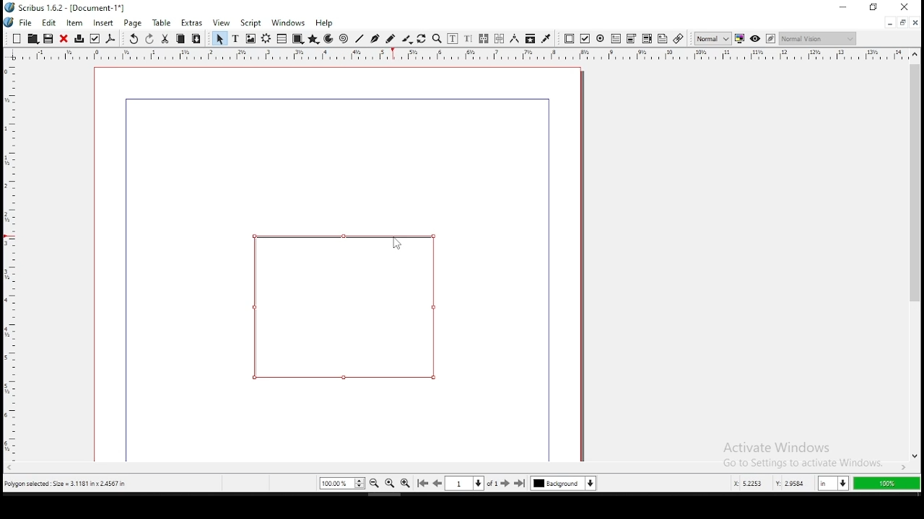 This screenshot has width=924, height=519. Describe the element at coordinates (64, 39) in the screenshot. I see `close` at that location.